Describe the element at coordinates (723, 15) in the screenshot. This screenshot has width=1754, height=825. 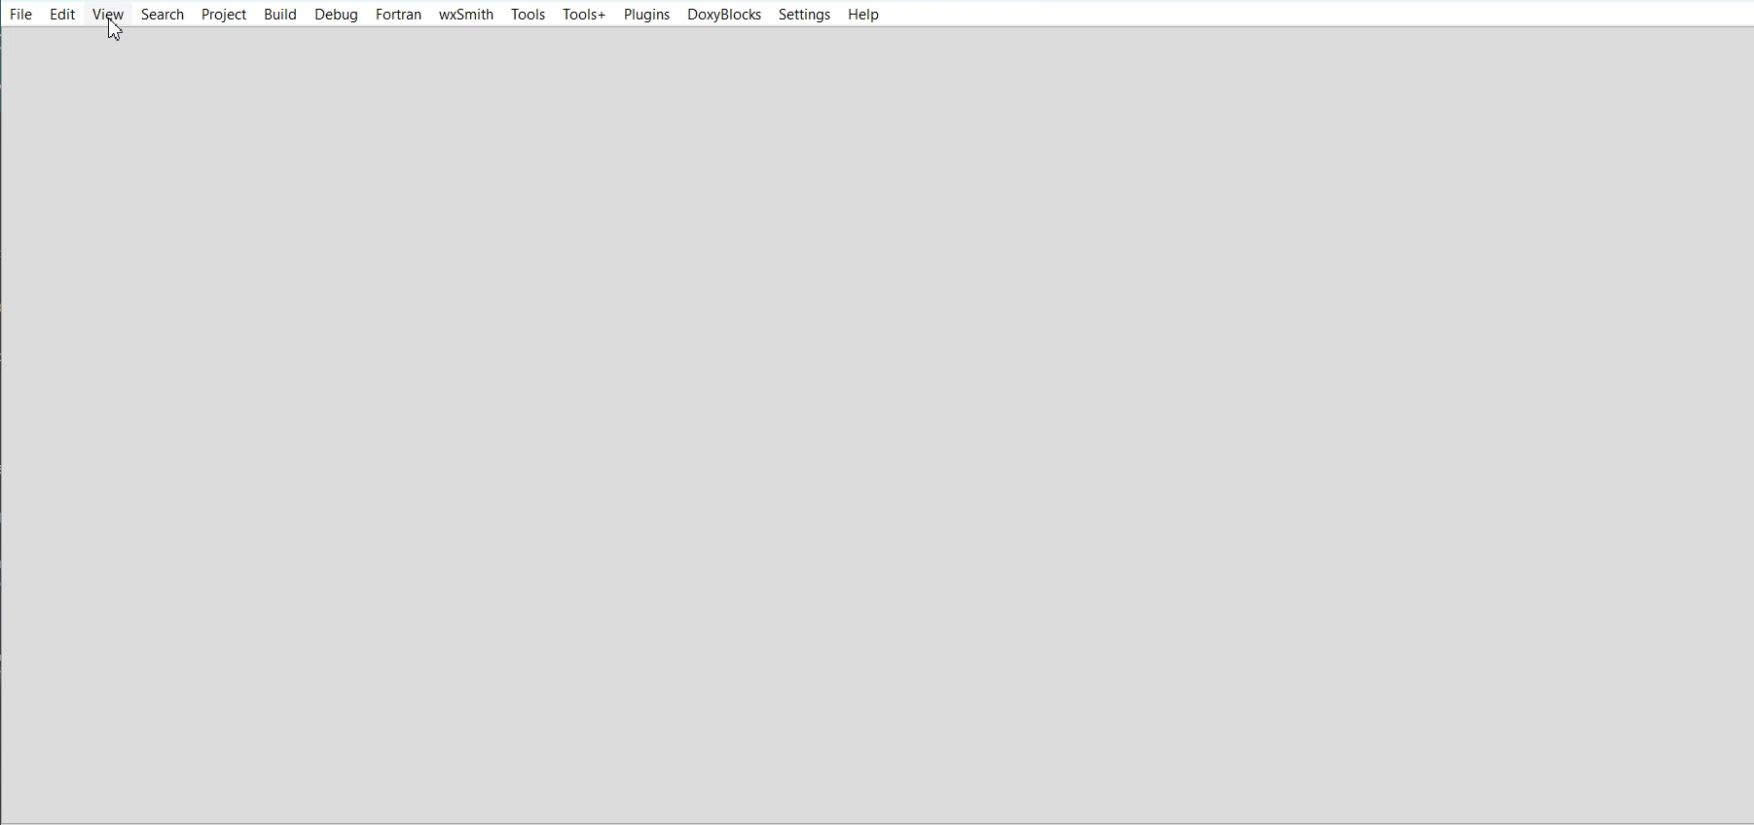
I see `Doxyblocks` at that location.